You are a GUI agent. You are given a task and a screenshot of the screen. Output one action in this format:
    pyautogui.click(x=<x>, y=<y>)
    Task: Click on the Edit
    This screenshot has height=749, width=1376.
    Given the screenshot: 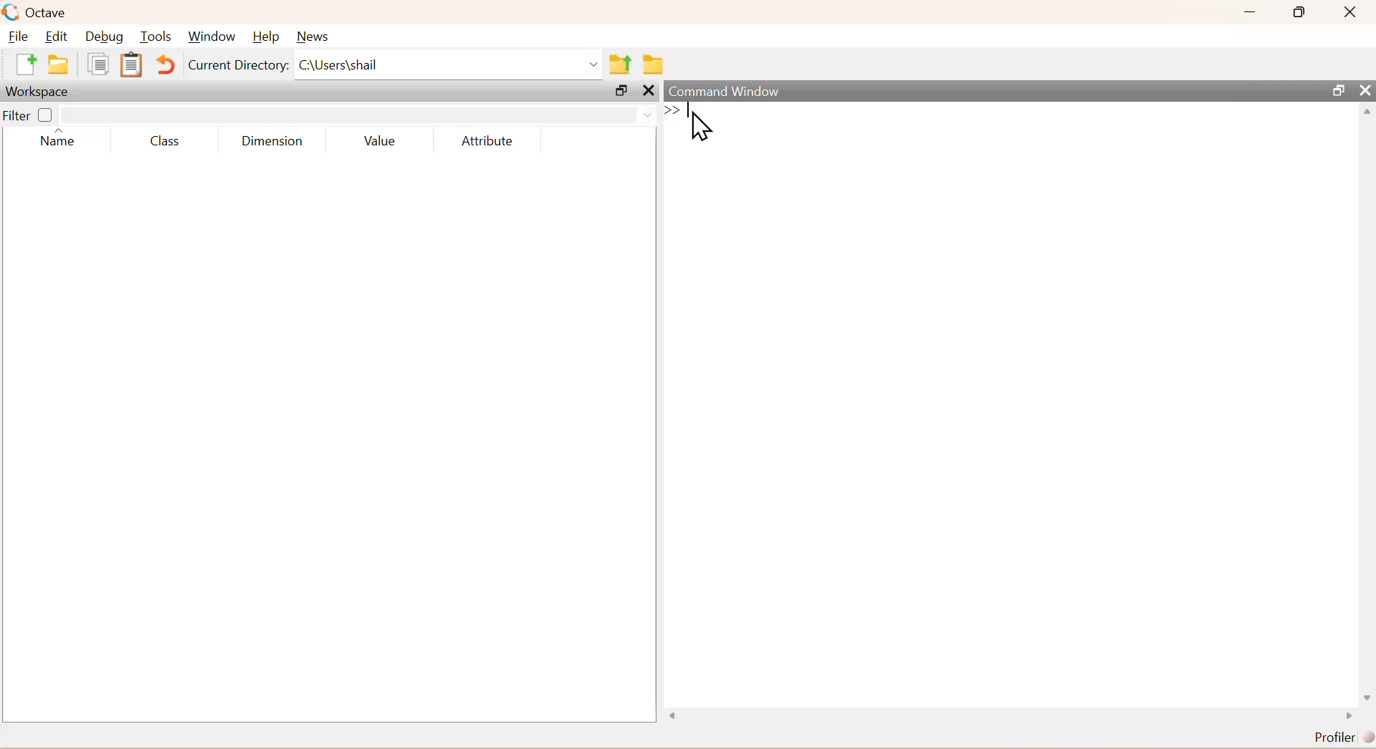 What is the action you would take?
    pyautogui.click(x=60, y=35)
    